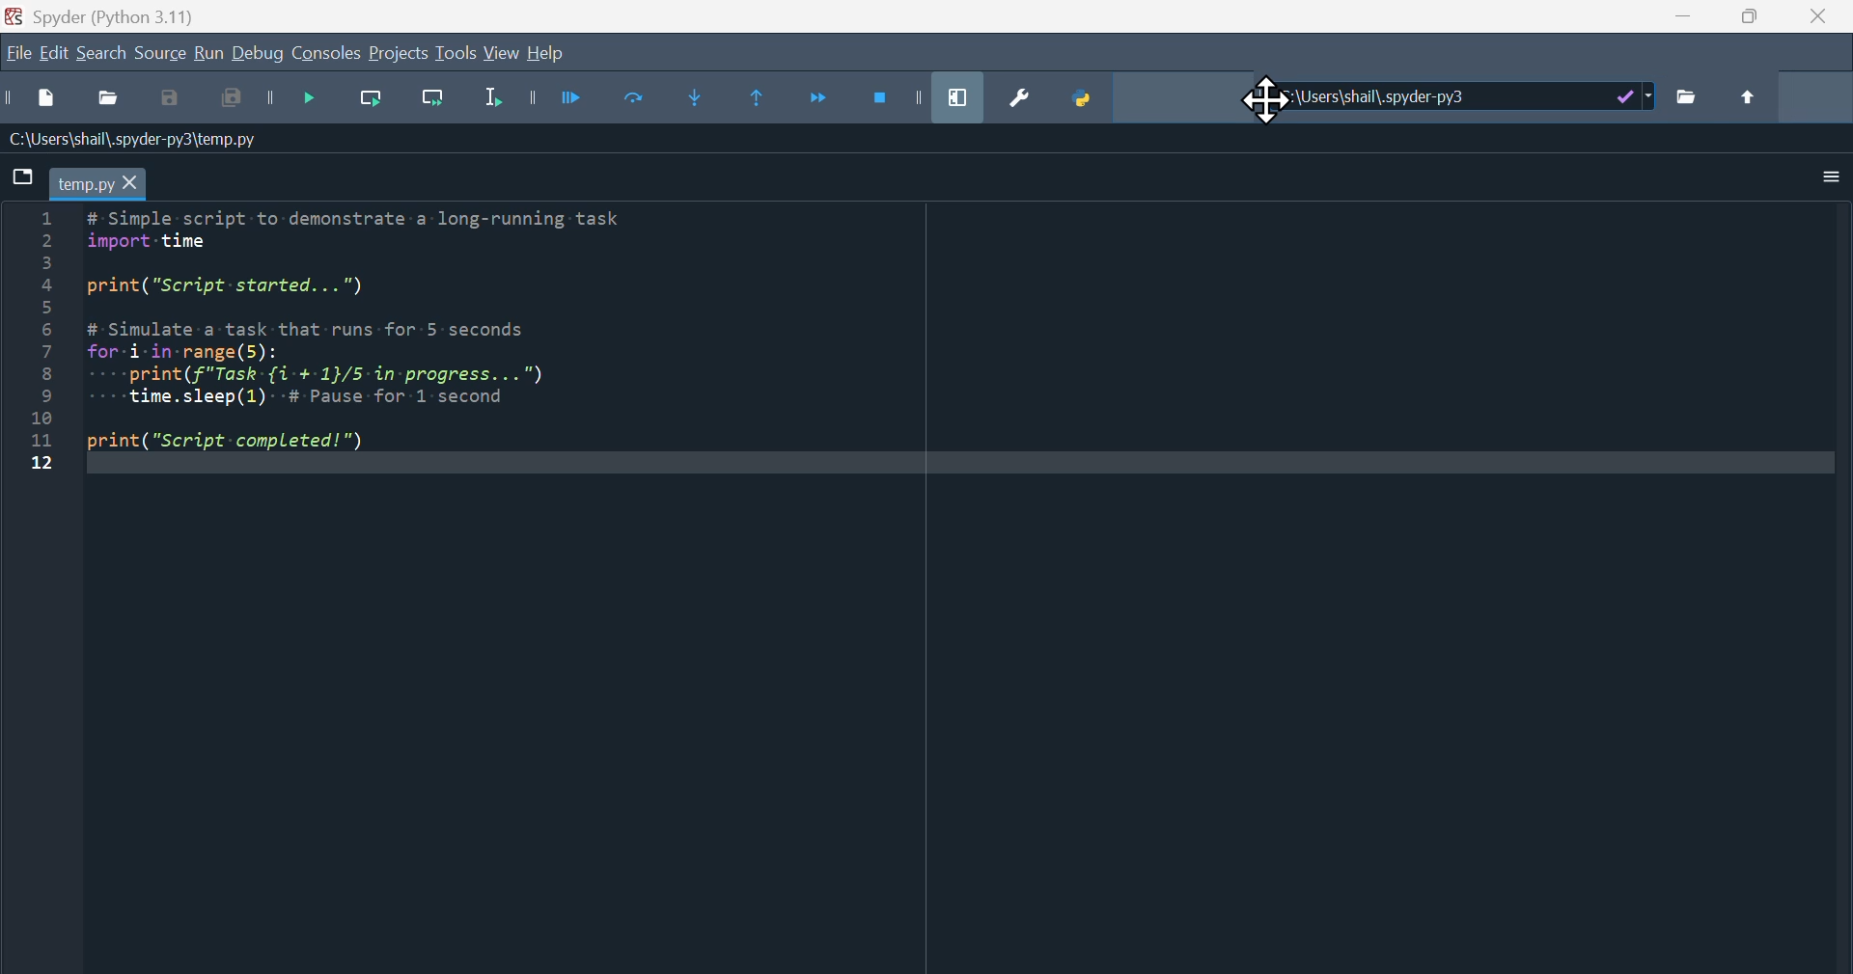 This screenshot has height=974, width=1853. I want to click on Stop debugging, so click(899, 95).